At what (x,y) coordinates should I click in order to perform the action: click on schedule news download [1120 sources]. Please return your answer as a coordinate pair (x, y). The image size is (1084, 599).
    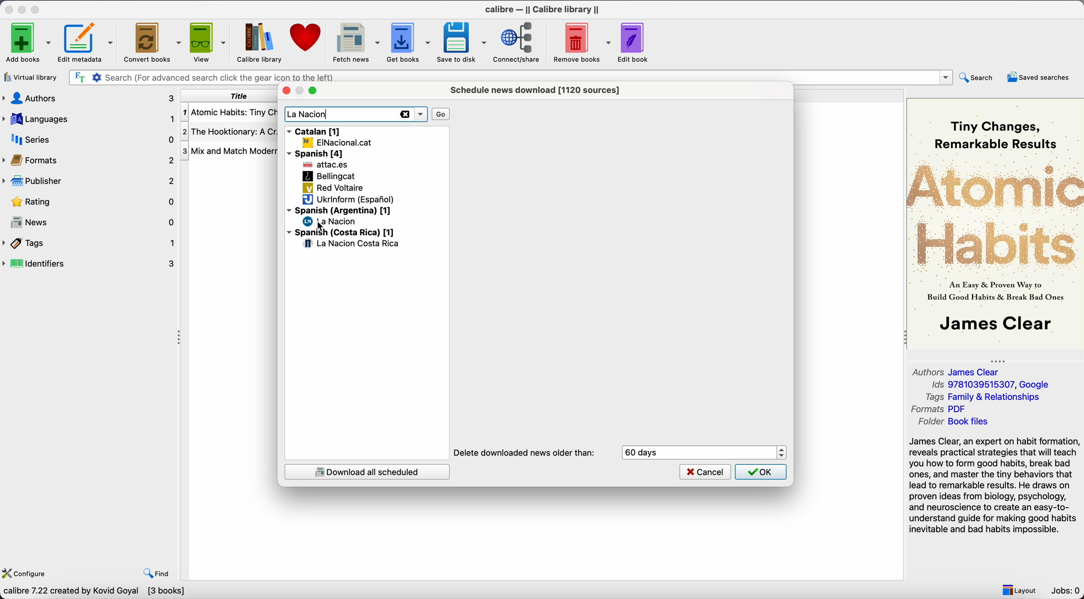
    Looking at the image, I should click on (538, 90).